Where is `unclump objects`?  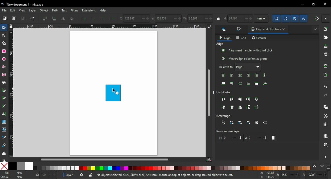 unclump objects is located at coordinates (265, 122).